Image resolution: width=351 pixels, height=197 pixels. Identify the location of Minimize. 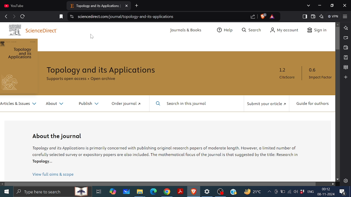
(319, 5).